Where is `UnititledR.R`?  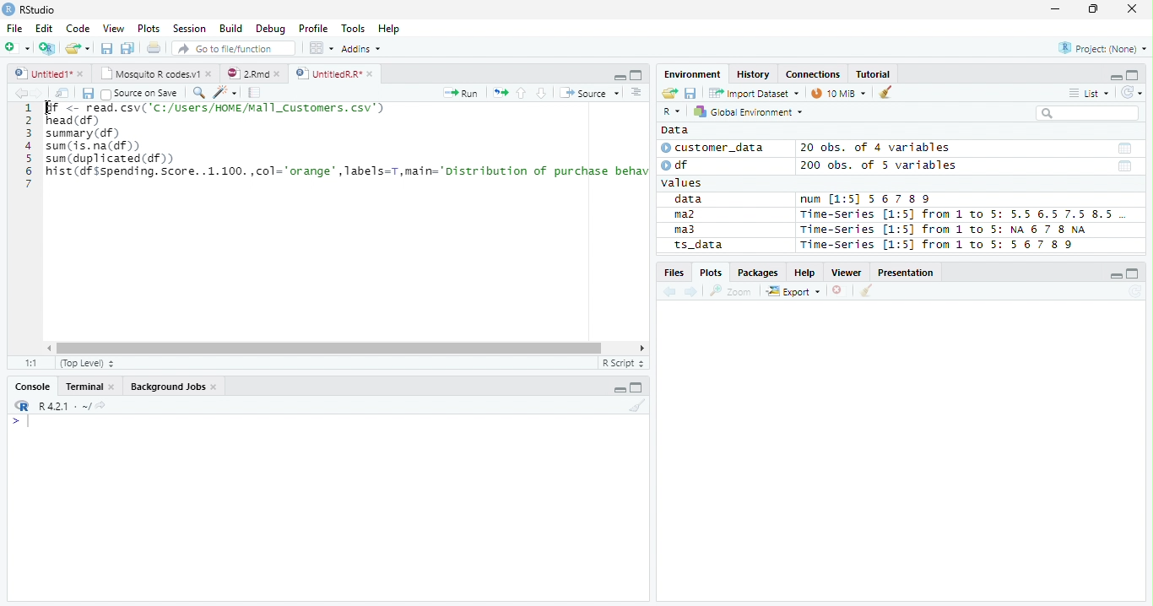 UnititledR.R is located at coordinates (336, 74).